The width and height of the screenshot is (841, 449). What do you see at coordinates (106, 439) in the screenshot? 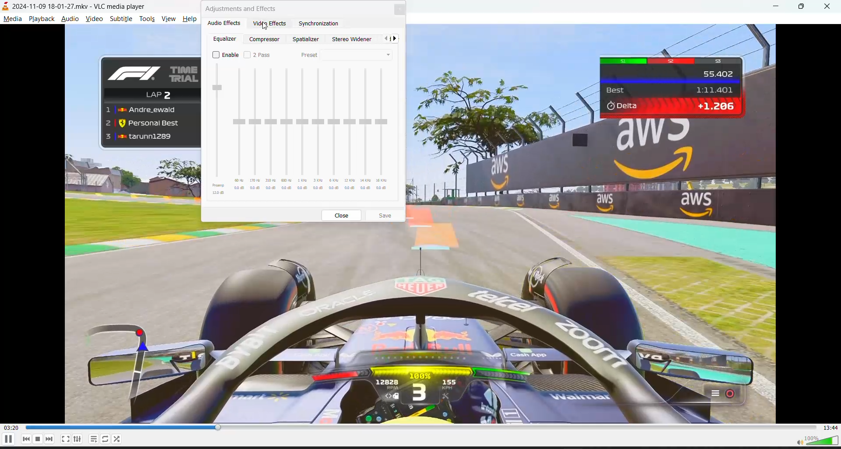
I see `random` at bounding box center [106, 439].